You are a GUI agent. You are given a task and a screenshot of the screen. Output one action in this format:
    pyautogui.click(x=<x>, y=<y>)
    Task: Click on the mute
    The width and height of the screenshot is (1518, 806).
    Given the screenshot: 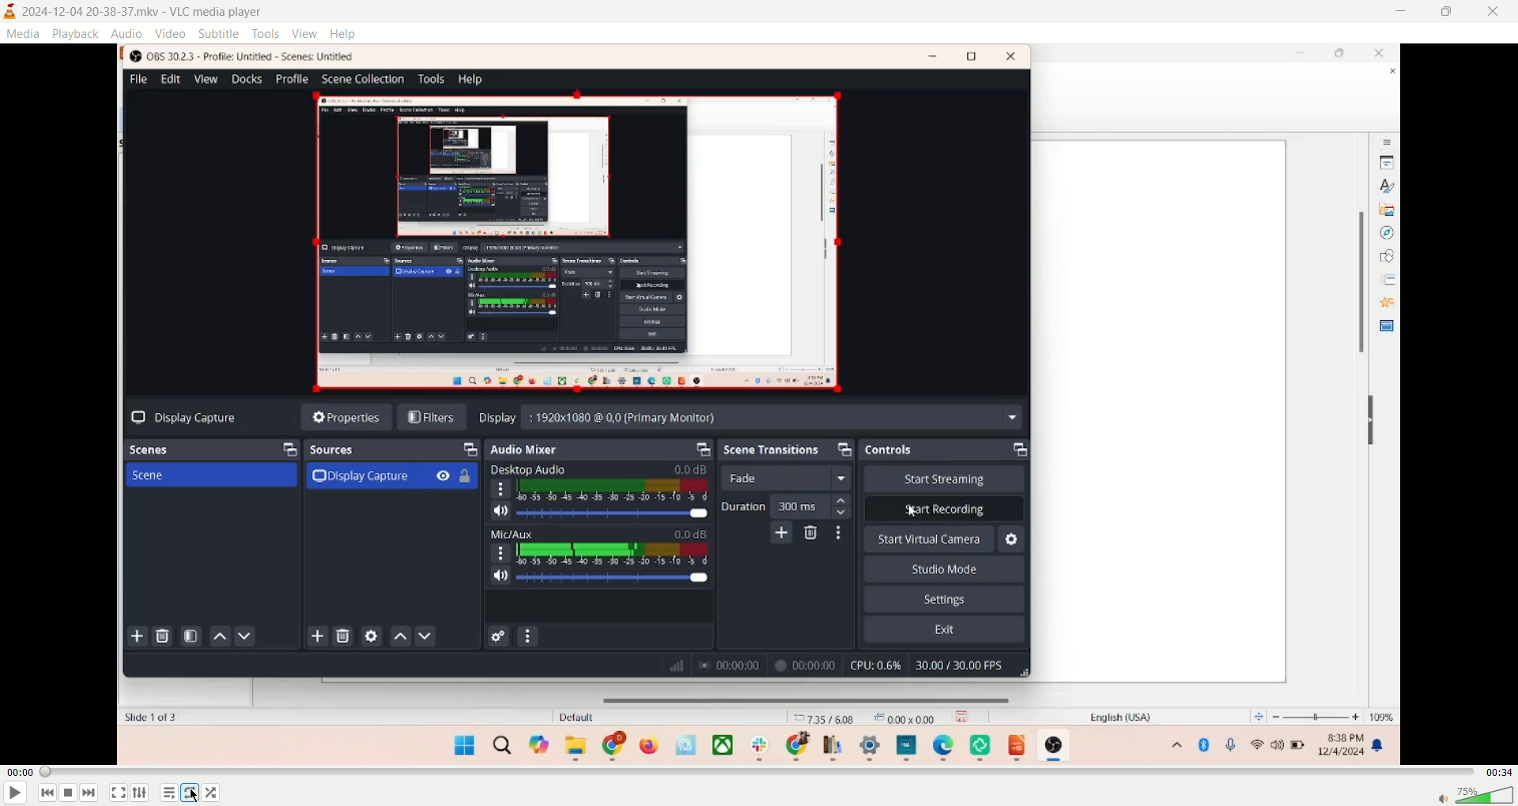 What is the action you would take?
    pyautogui.click(x=1441, y=800)
    